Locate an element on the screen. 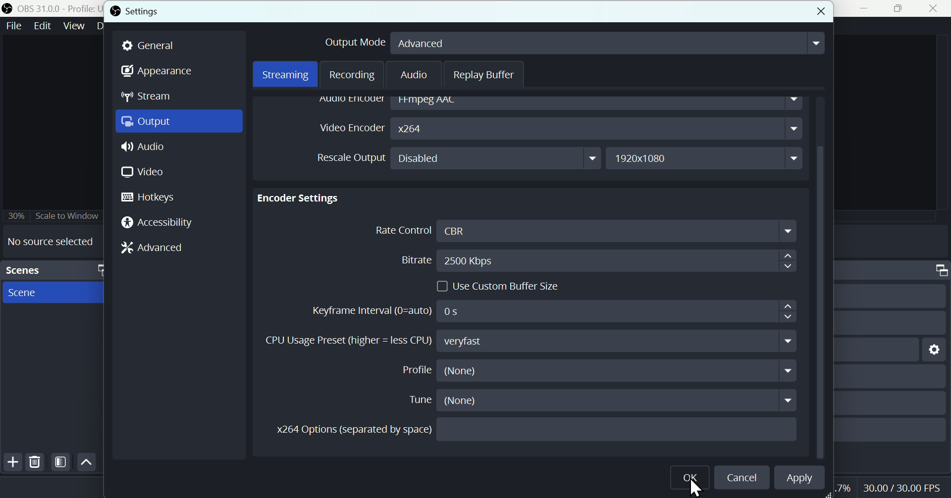 The image size is (951, 498). Profile is located at coordinates (600, 370).